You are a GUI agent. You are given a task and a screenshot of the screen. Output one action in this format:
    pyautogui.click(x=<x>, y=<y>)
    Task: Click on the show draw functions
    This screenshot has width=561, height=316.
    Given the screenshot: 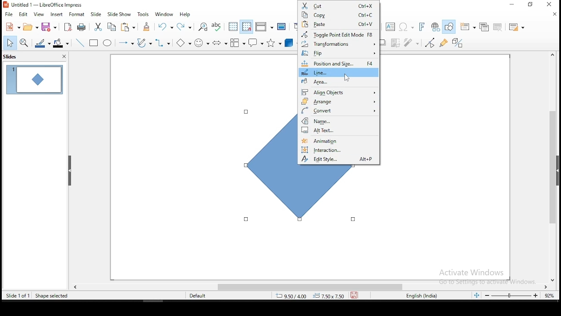 What is the action you would take?
    pyautogui.click(x=450, y=26)
    